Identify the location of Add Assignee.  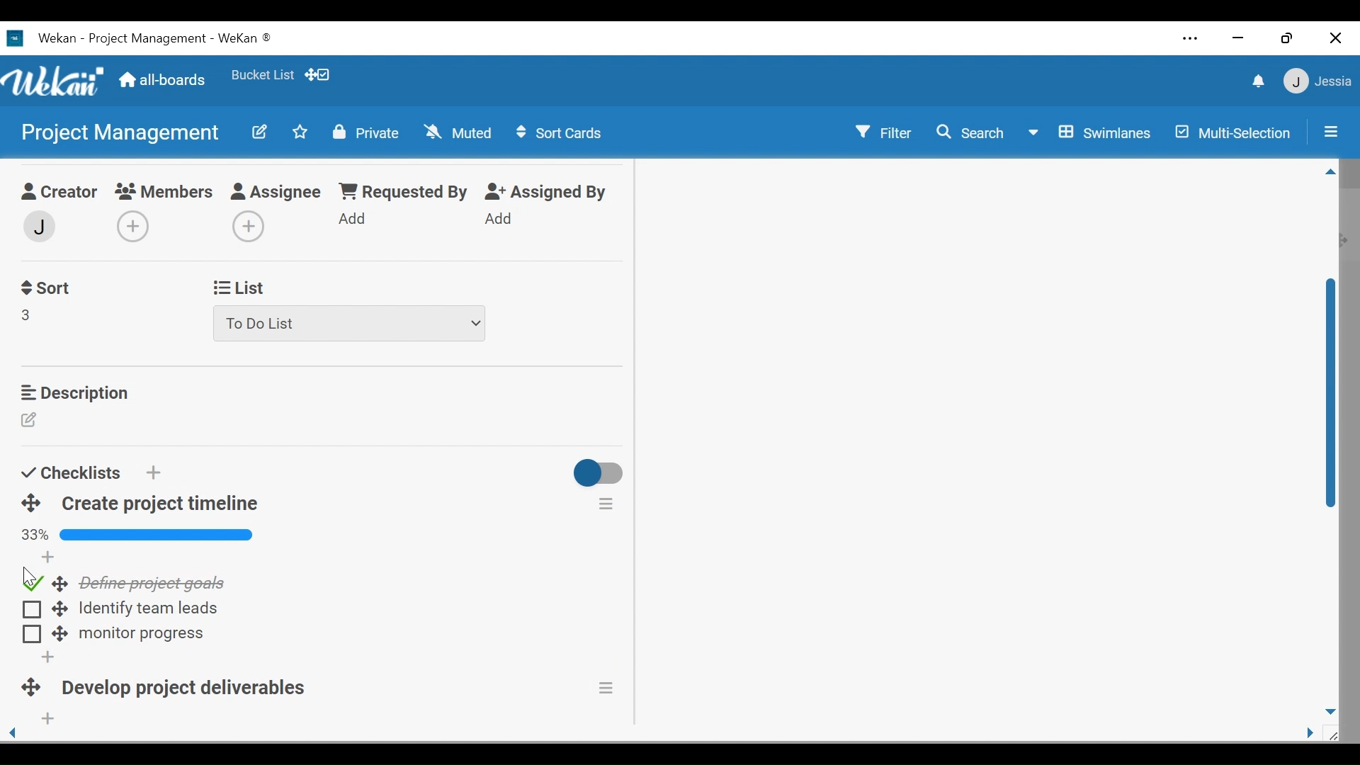
(246, 227).